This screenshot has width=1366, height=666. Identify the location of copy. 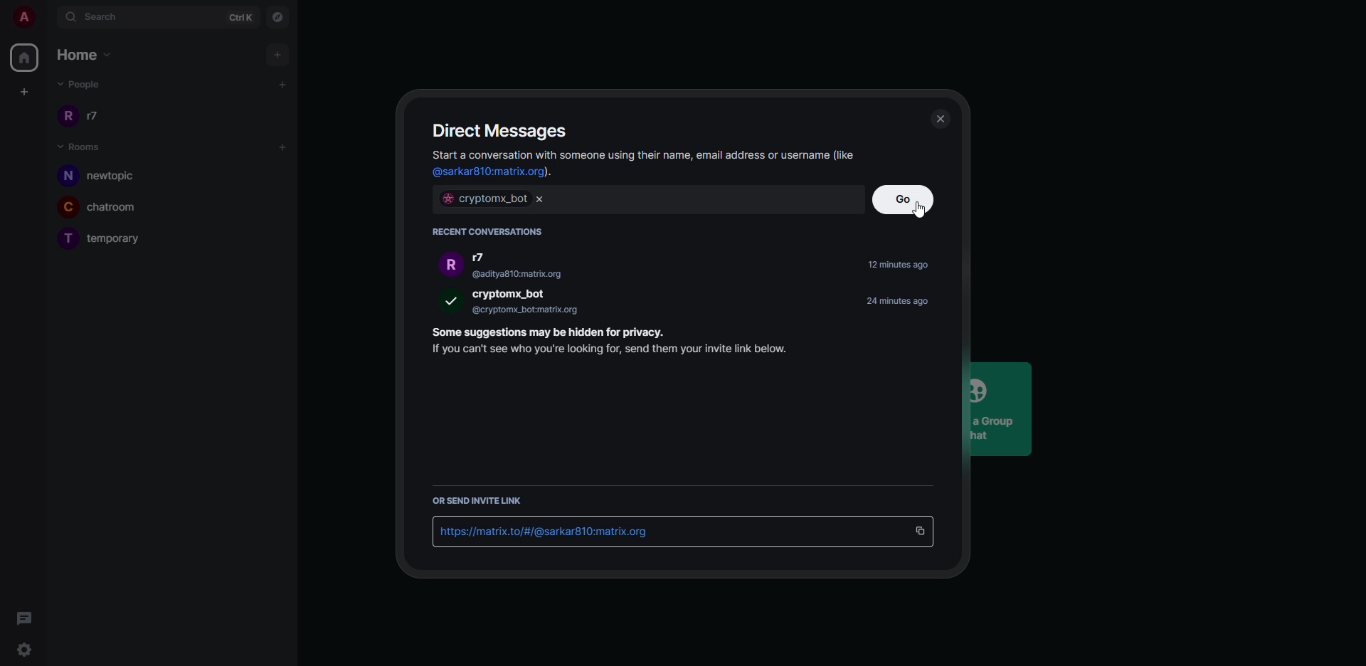
(918, 532).